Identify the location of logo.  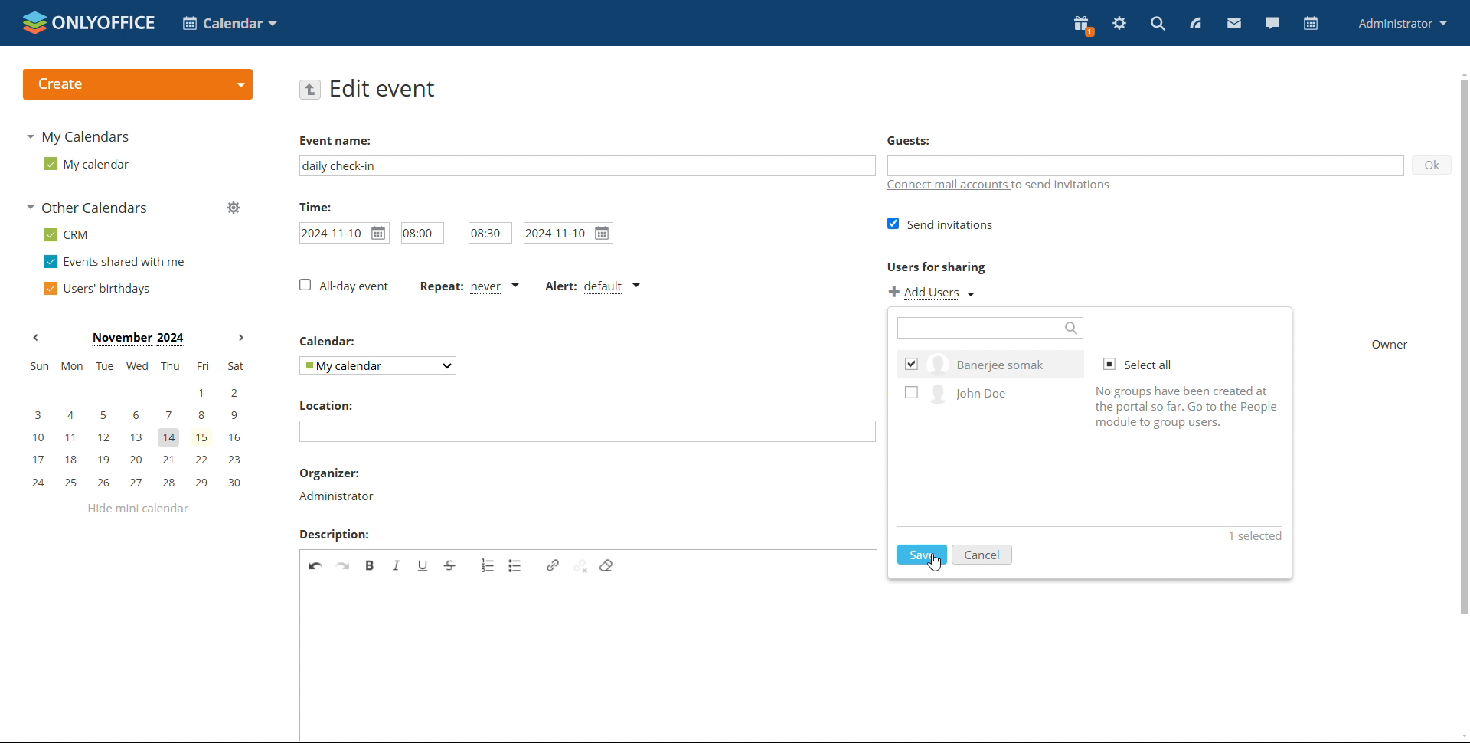
(89, 22).